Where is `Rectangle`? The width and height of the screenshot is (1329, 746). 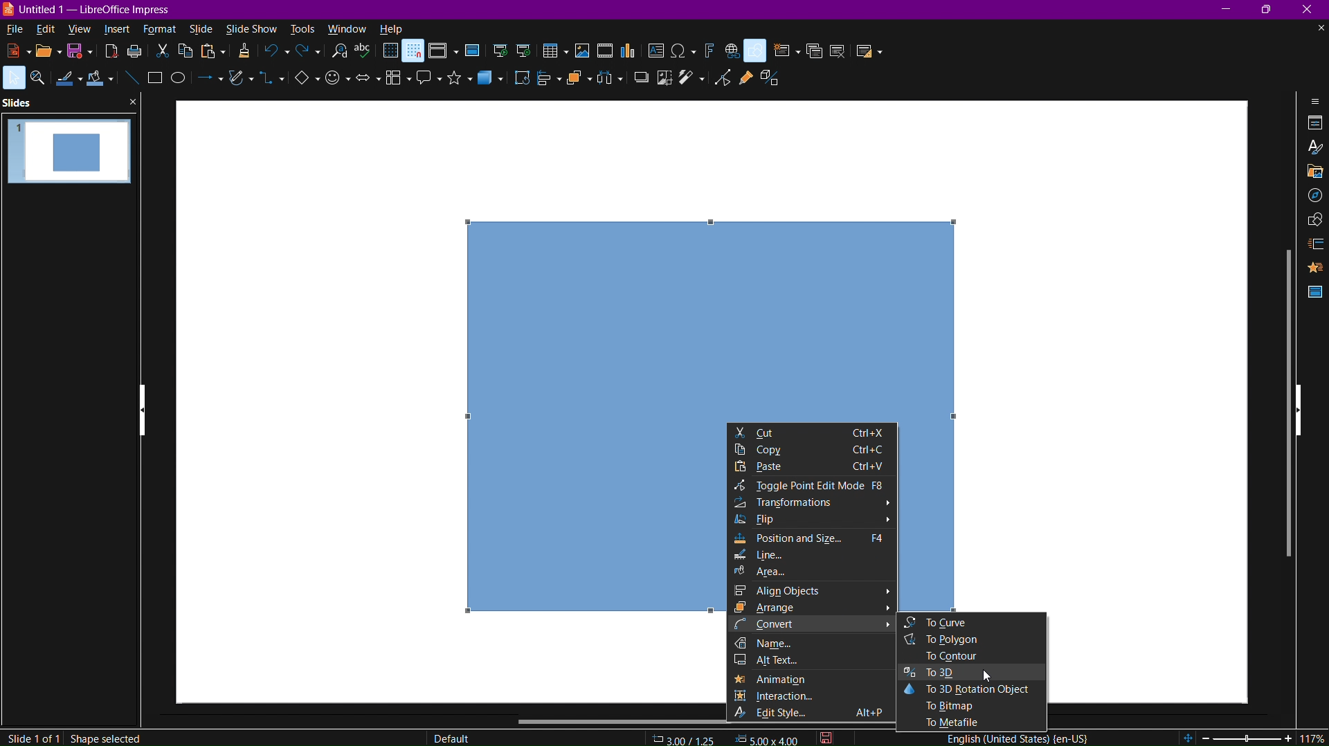 Rectangle is located at coordinates (155, 79).